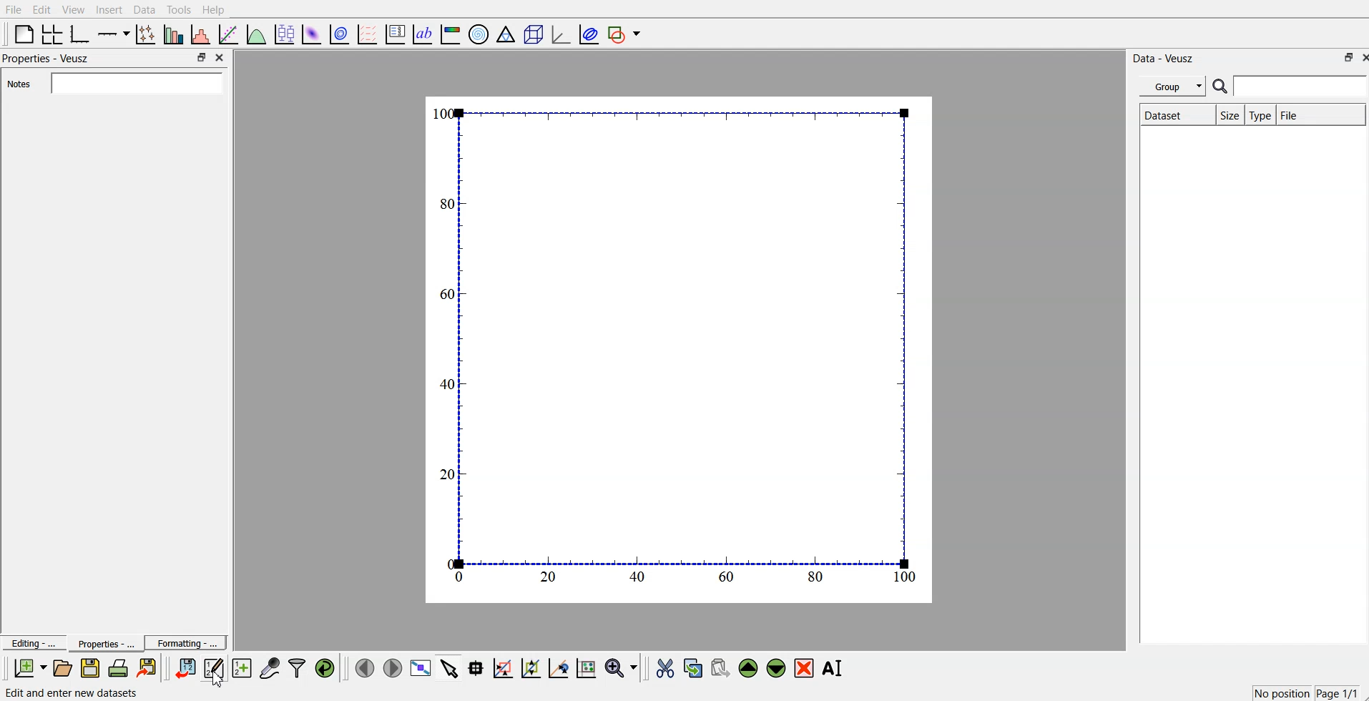 The width and height of the screenshot is (1369, 701). Describe the element at coordinates (217, 677) in the screenshot. I see `Cursor` at that location.